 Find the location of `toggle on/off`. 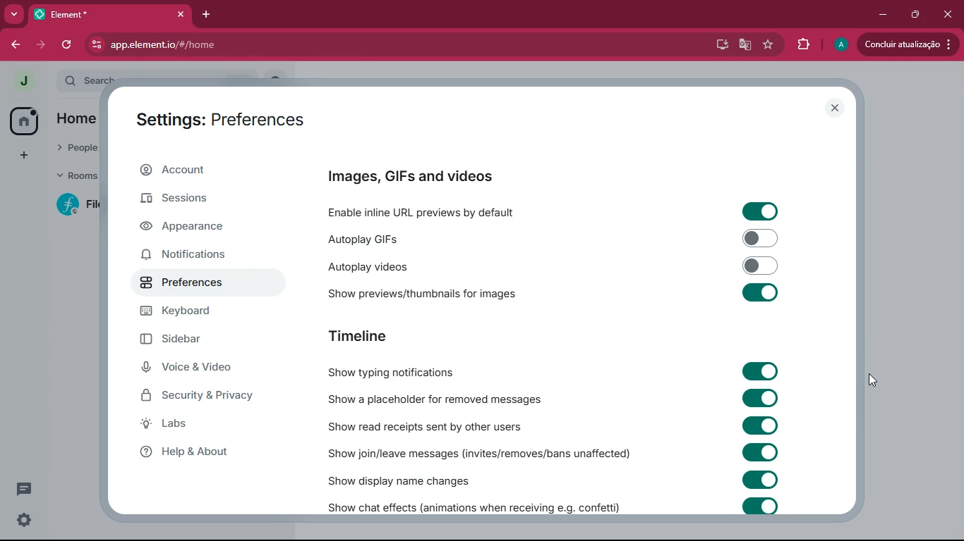

toggle on/off is located at coordinates (760, 238).